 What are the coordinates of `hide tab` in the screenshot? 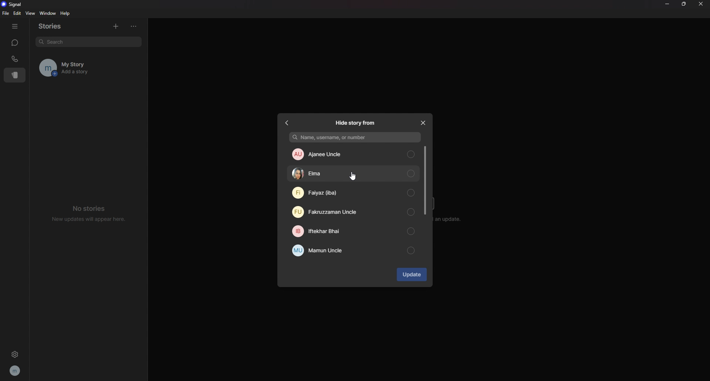 It's located at (15, 26).